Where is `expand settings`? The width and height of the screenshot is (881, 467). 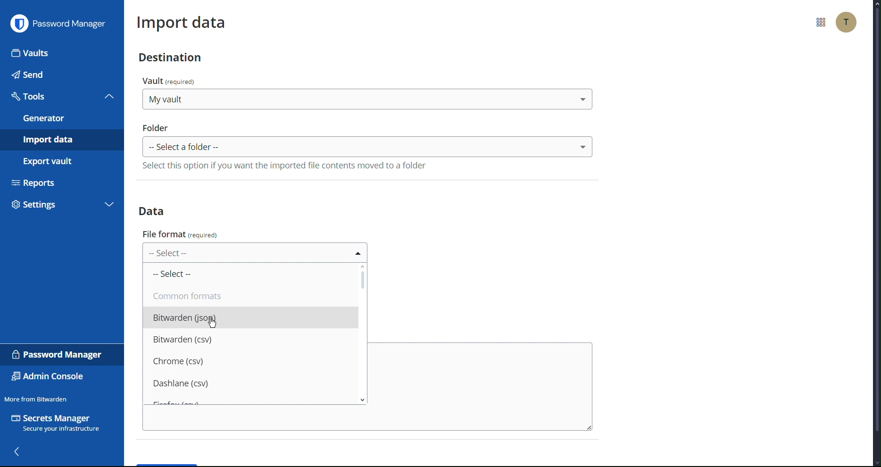 expand settings is located at coordinates (109, 206).